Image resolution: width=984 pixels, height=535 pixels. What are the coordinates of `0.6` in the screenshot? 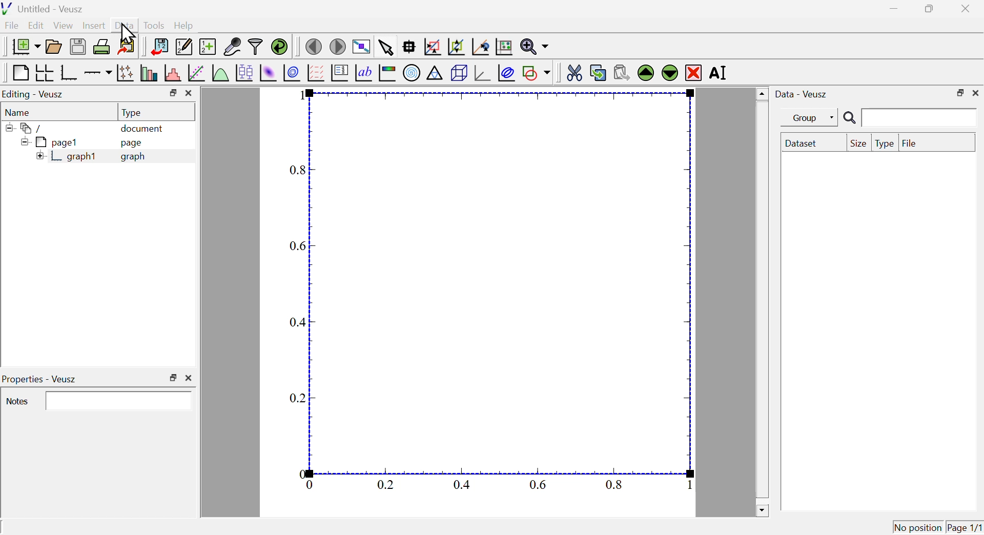 It's located at (297, 245).